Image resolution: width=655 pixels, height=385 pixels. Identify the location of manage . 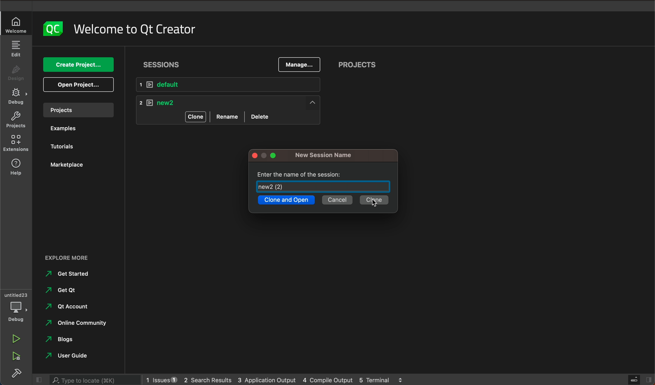
(299, 64).